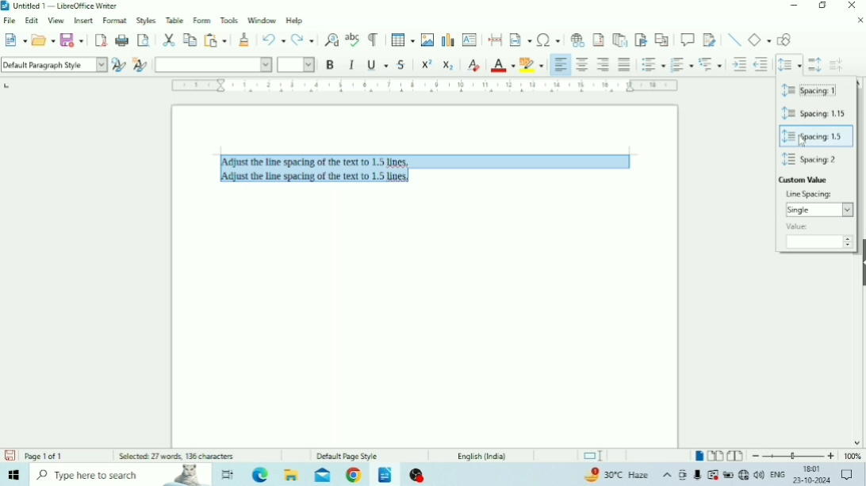 This screenshot has width=866, height=486. Describe the element at coordinates (140, 63) in the screenshot. I see `New Style for Selection` at that location.